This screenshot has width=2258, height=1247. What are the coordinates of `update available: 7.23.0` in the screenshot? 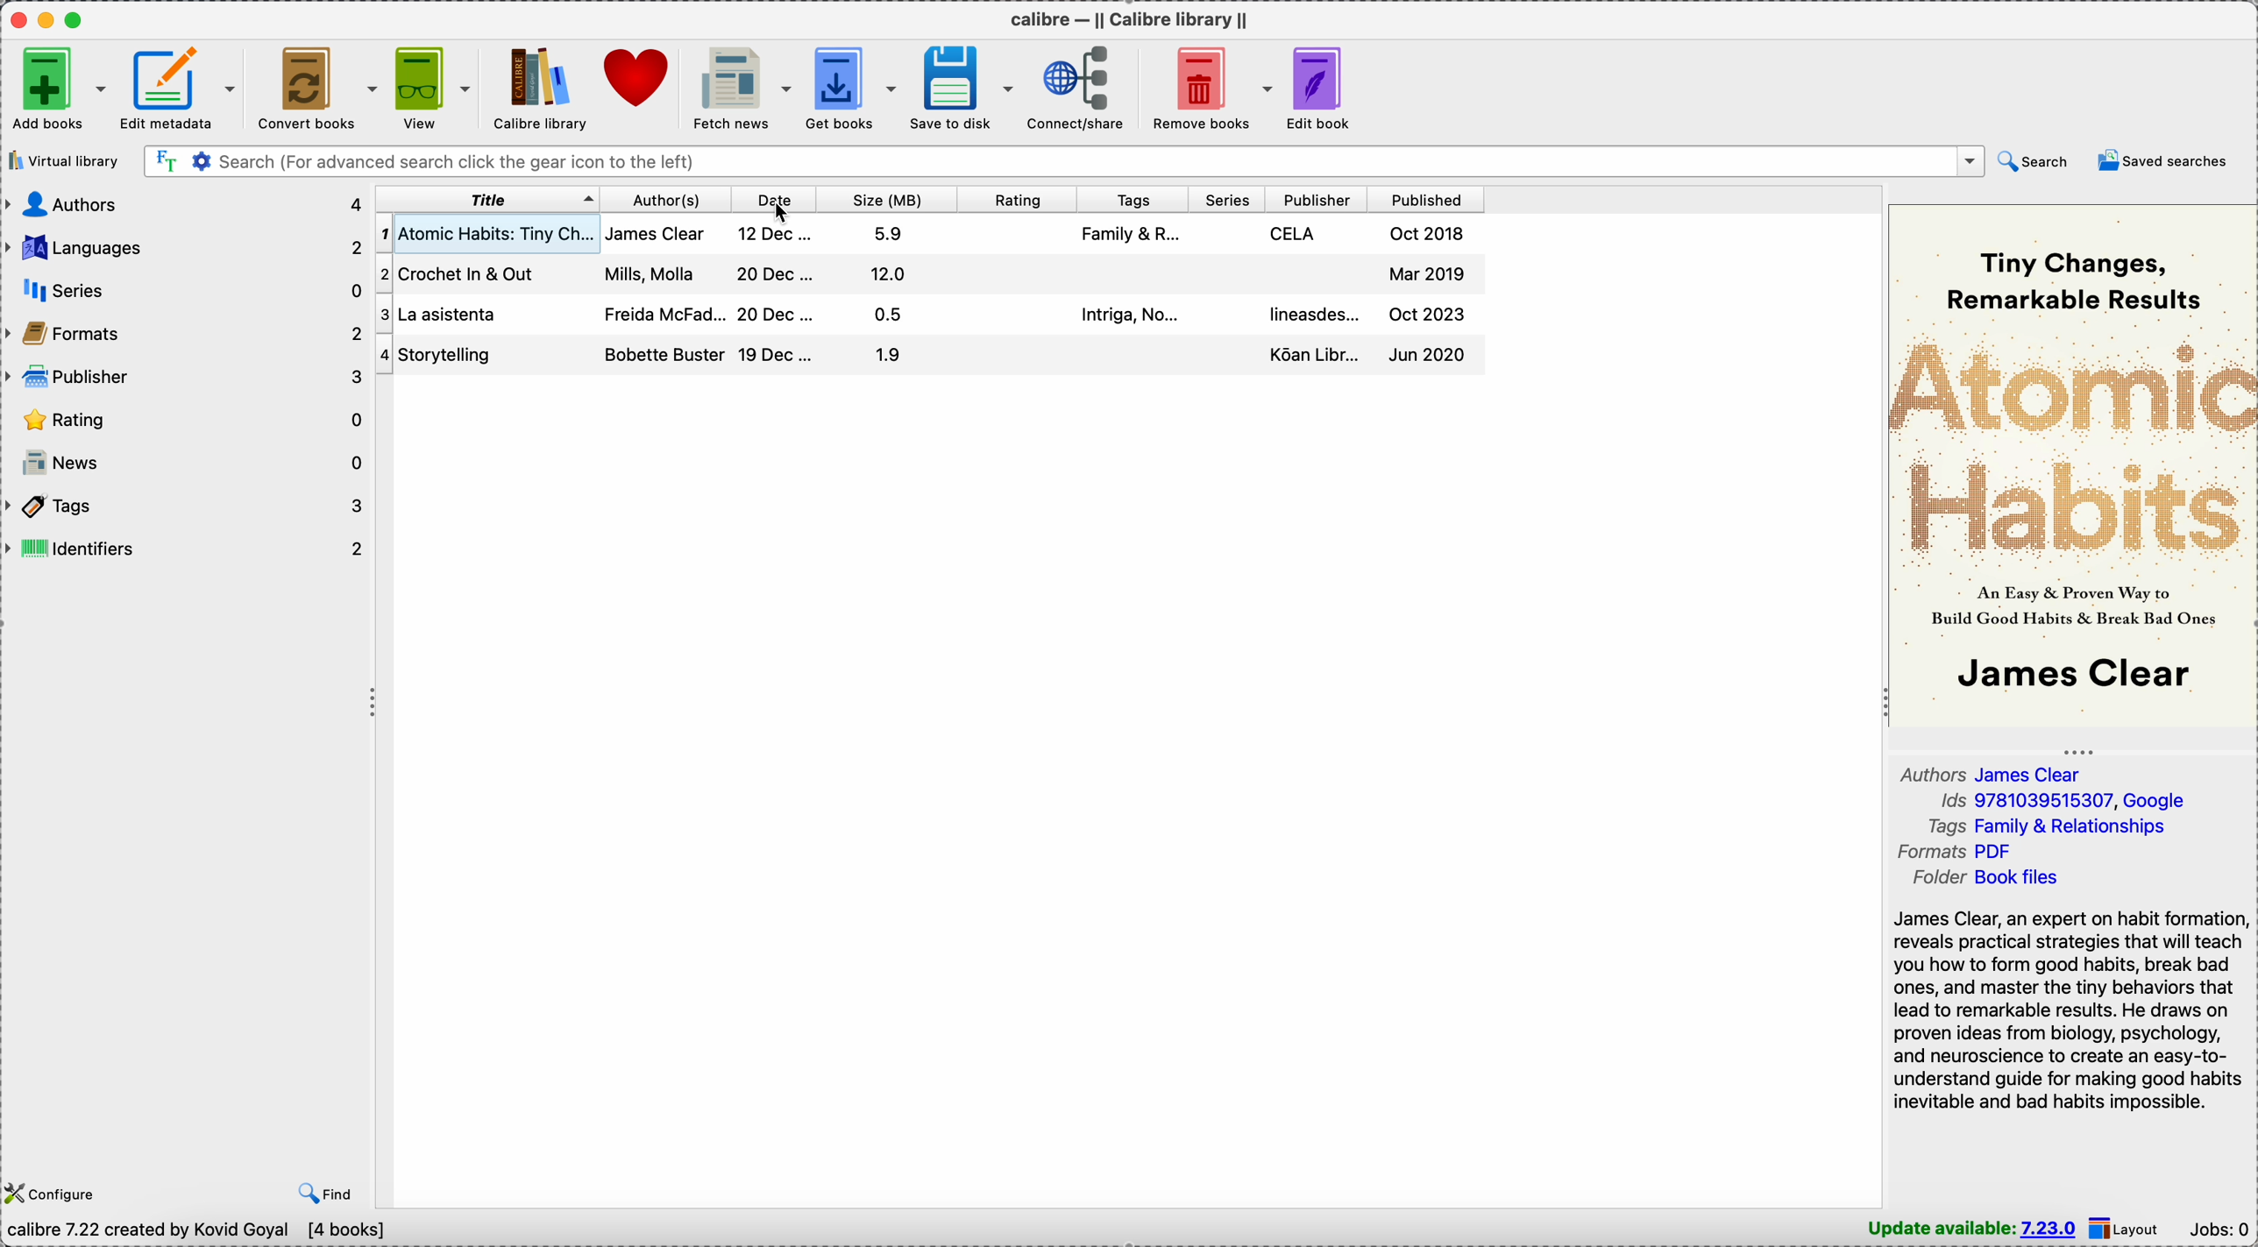 It's located at (1971, 1229).